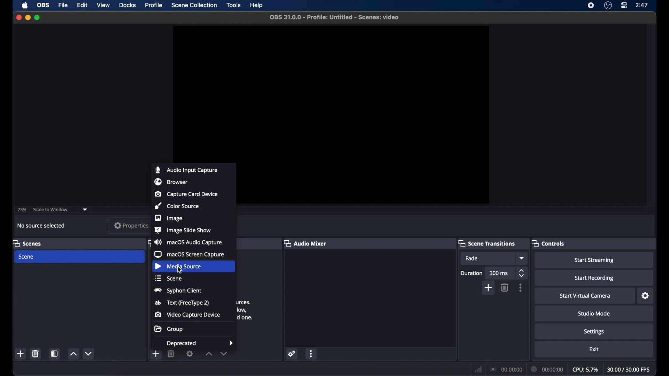  I want to click on exit , so click(594, 349).